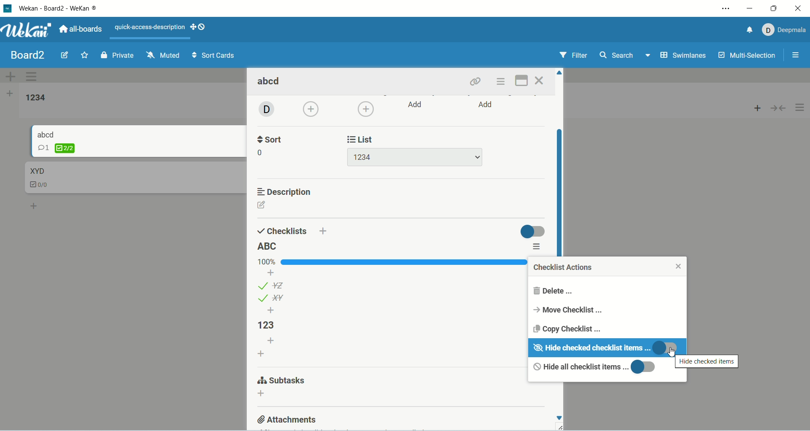 This screenshot has height=431, width=810. What do you see at coordinates (755, 110) in the screenshot?
I see `add` at bounding box center [755, 110].